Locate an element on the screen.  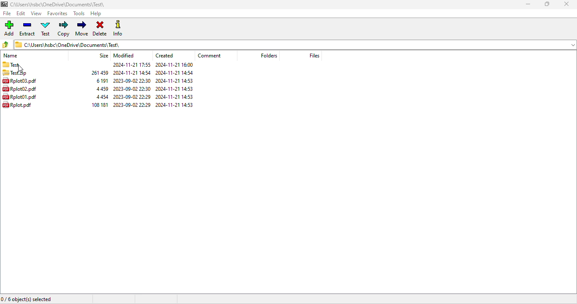
info is located at coordinates (118, 28).